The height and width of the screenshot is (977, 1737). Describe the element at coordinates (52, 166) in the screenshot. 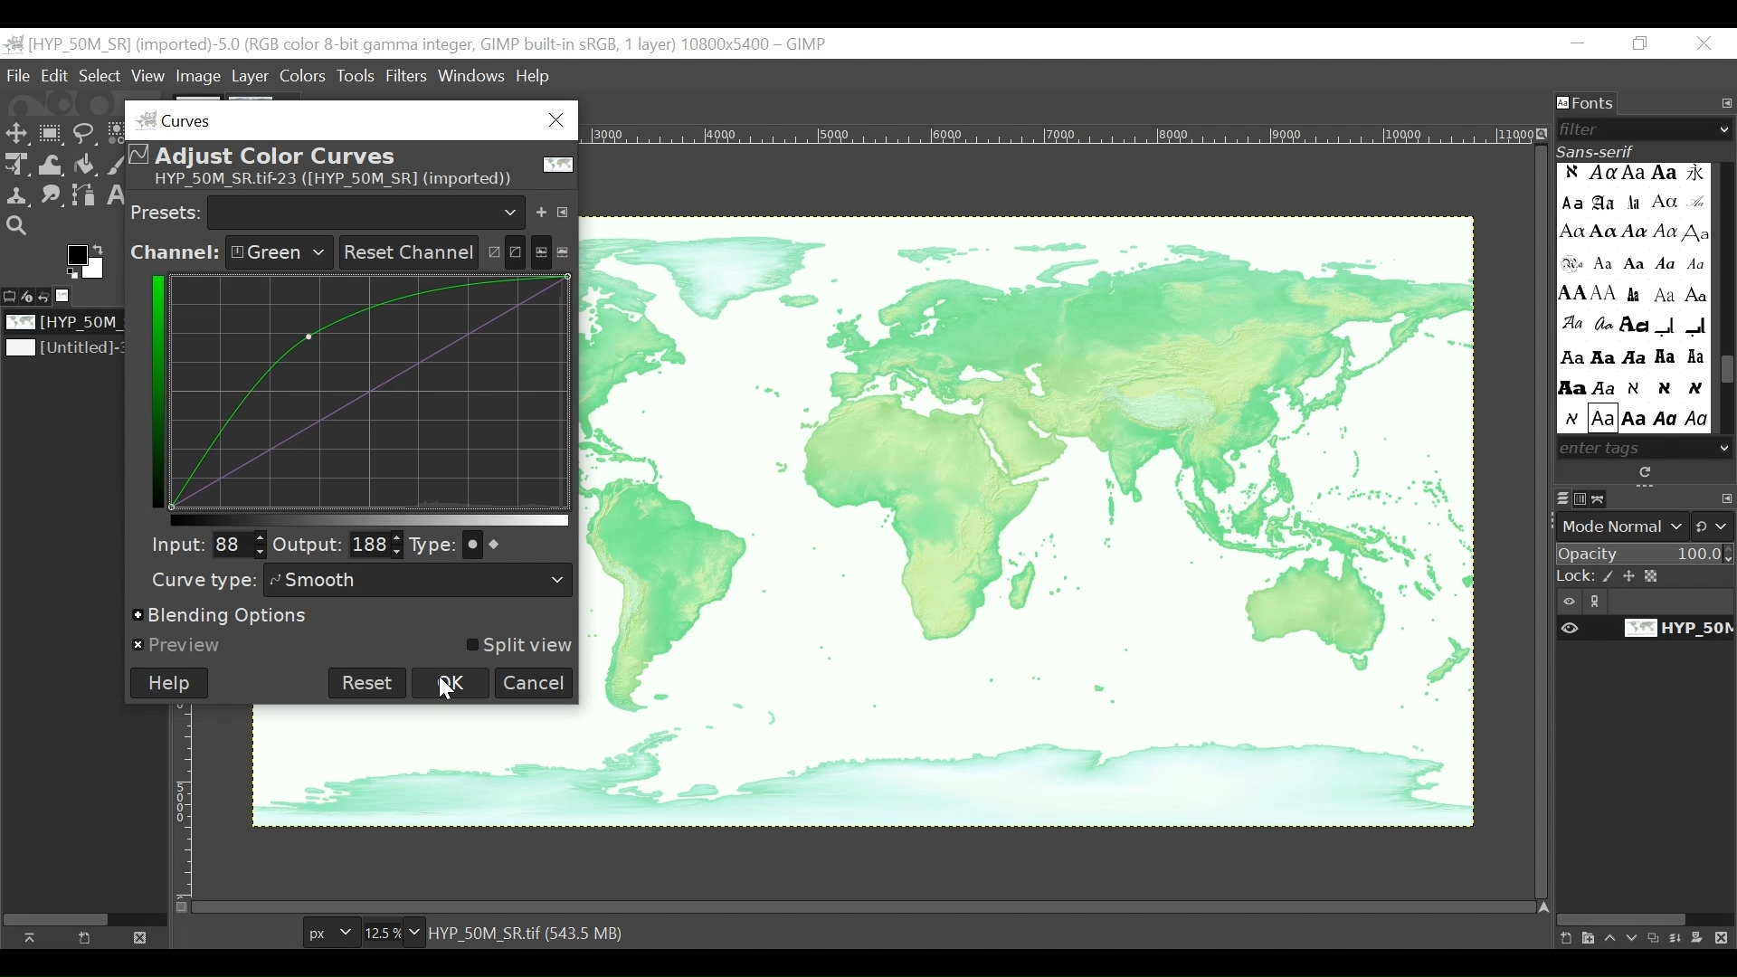

I see `Warp Transform` at that location.